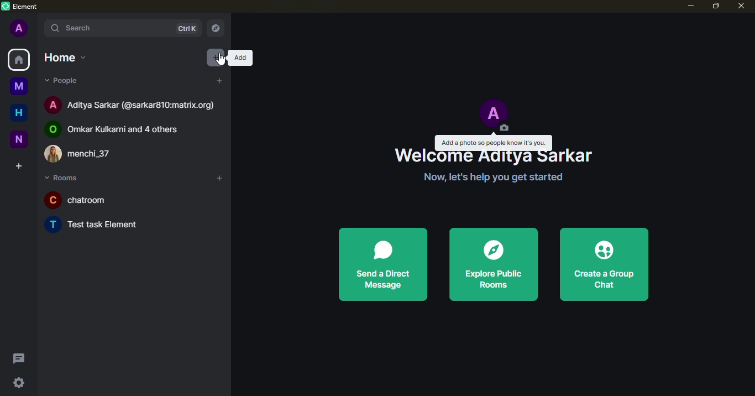 The width and height of the screenshot is (755, 396). I want to click on myspace, so click(20, 87).